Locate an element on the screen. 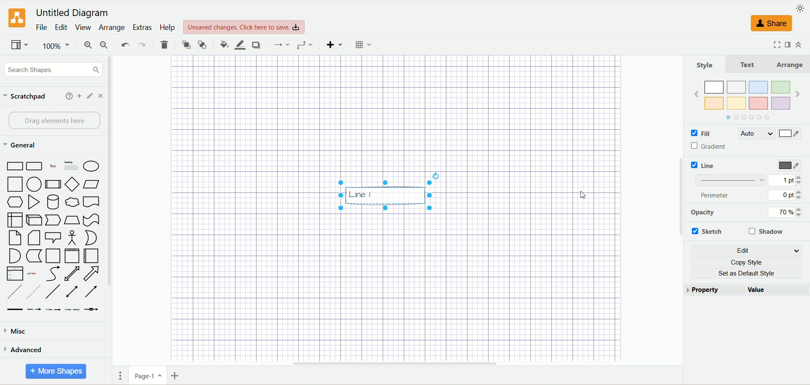 The height and width of the screenshot is (385, 810). color is located at coordinates (791, 133).